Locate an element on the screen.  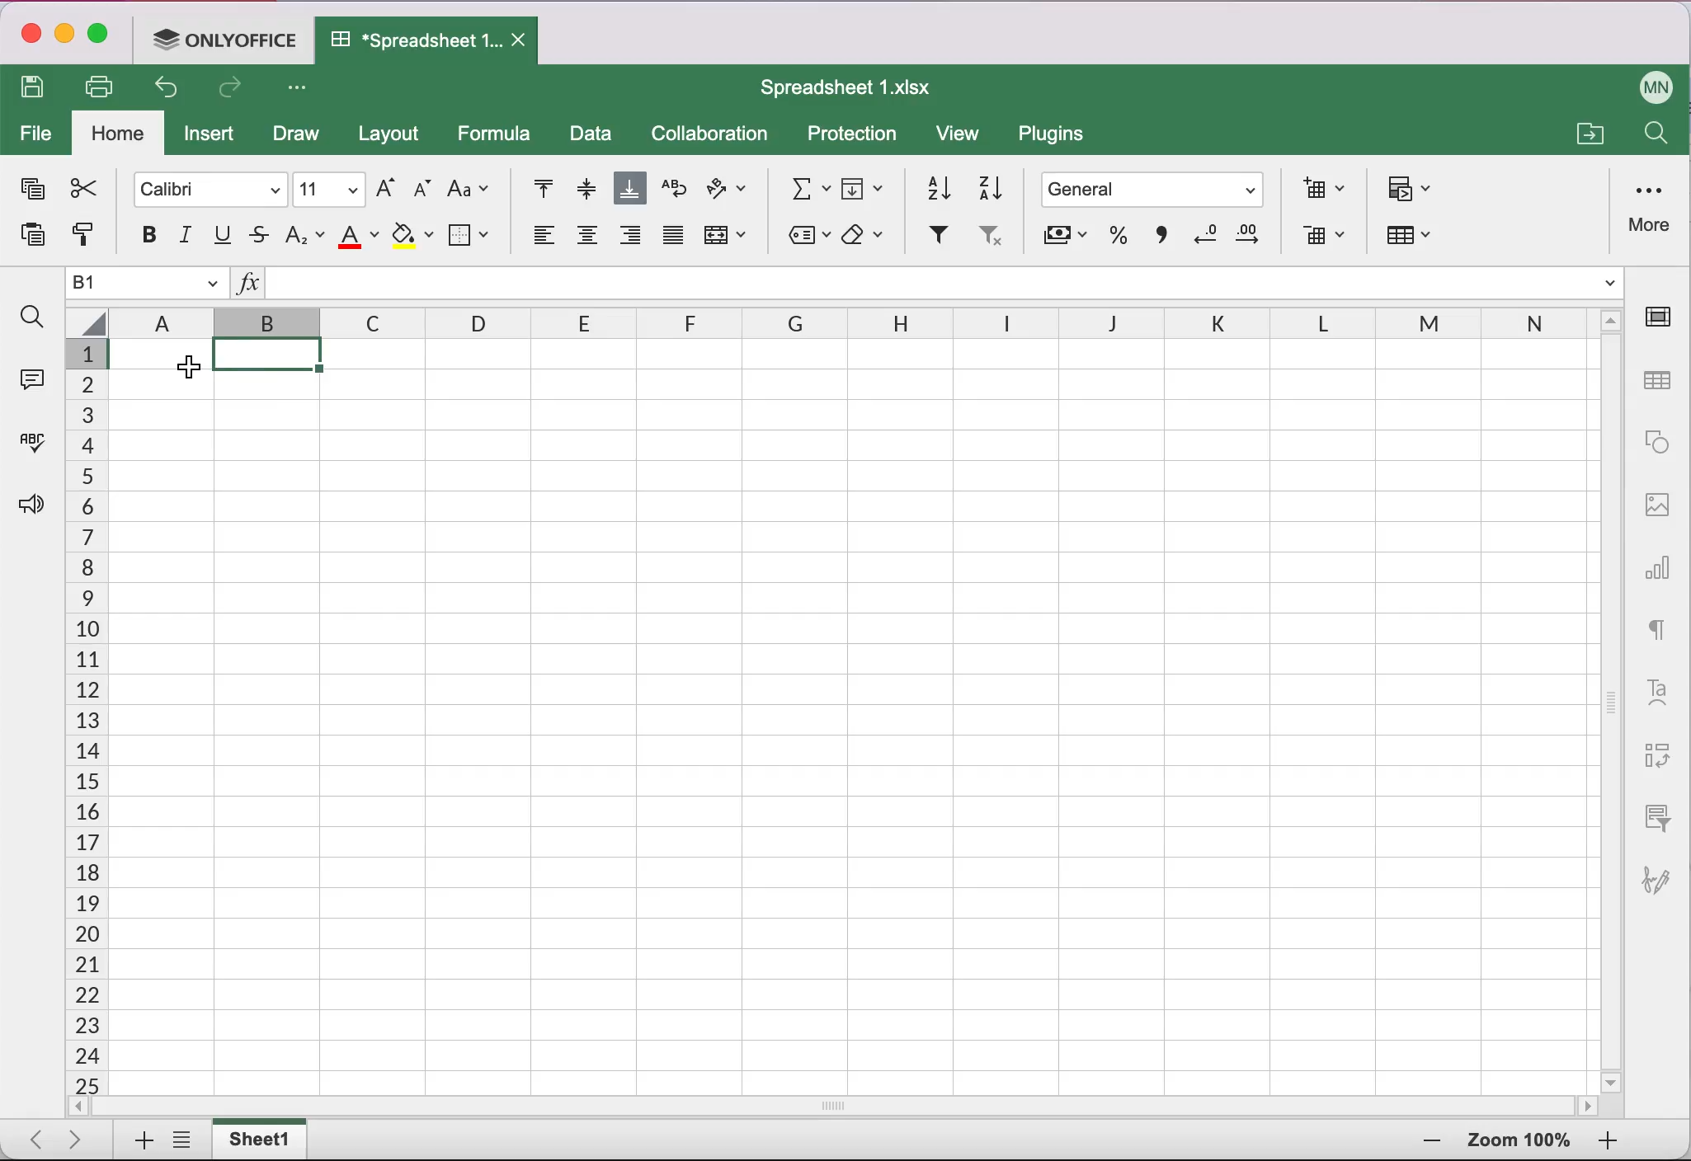
print is located at coordinates (106, 87).